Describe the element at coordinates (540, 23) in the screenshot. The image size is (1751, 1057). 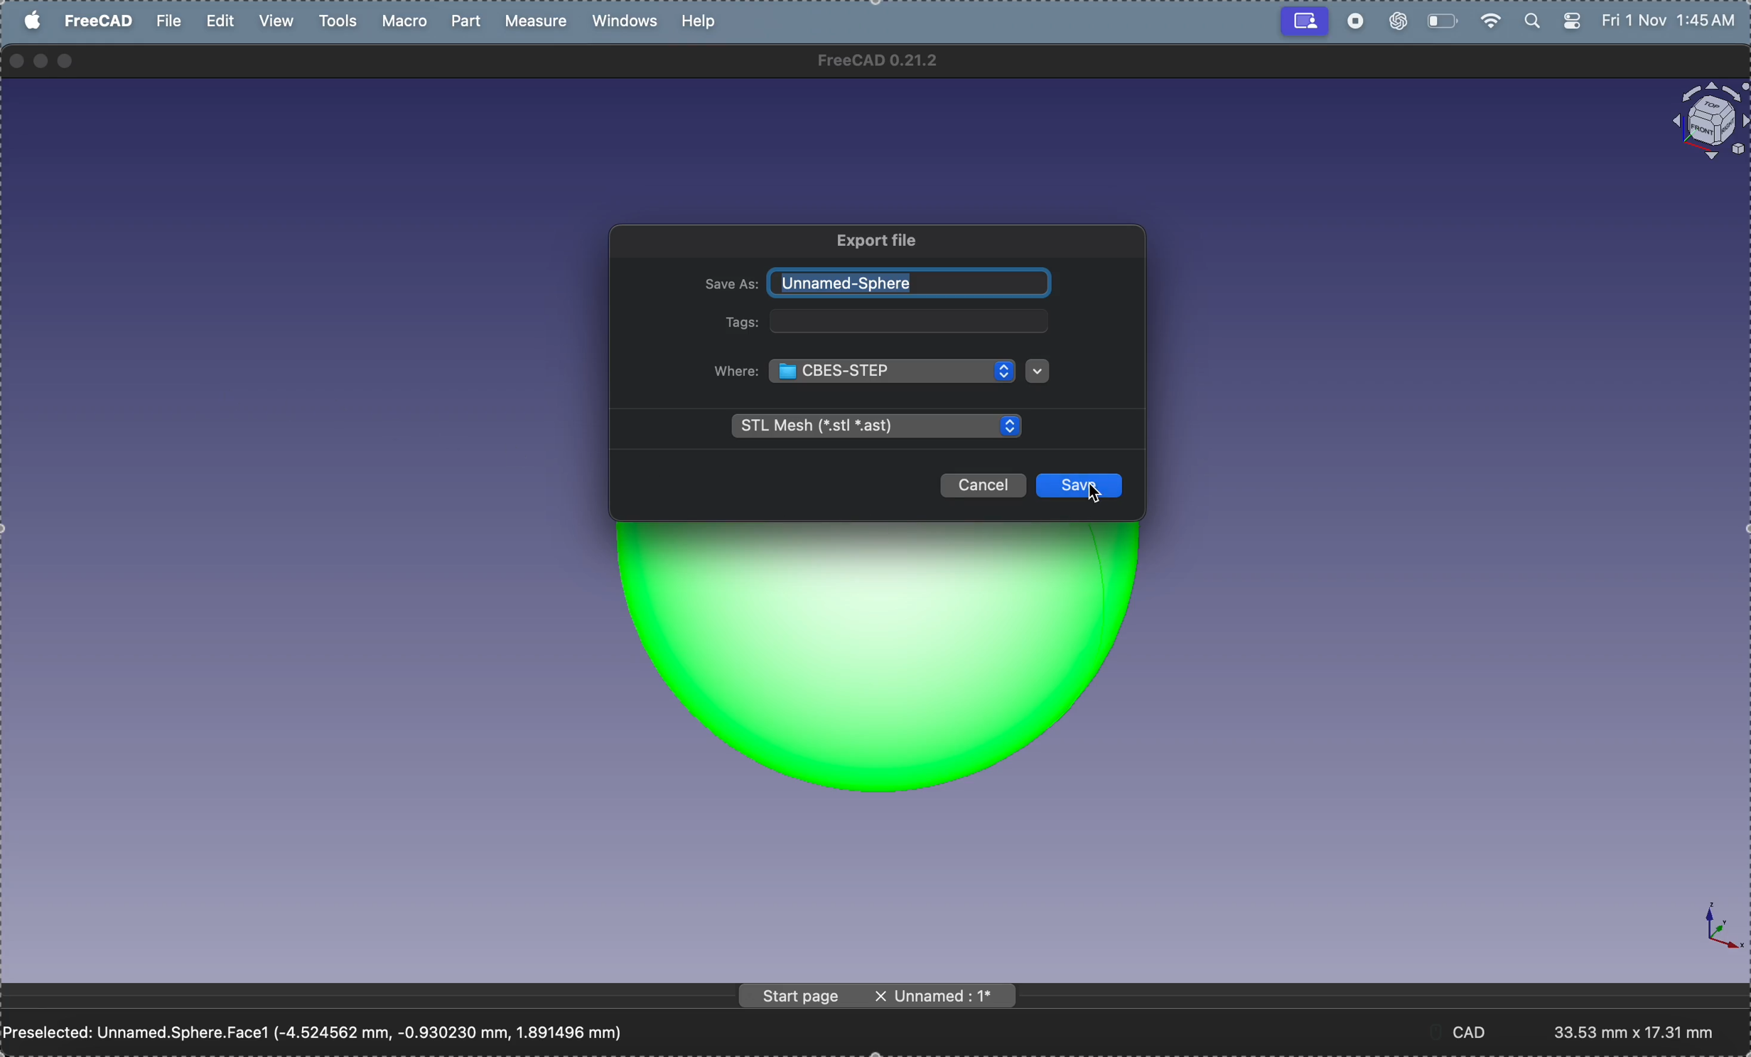
I see `measure` at that location.